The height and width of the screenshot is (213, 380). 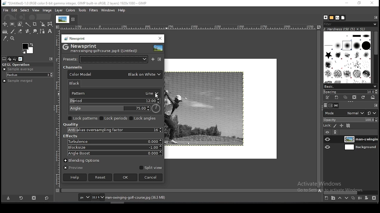 I want to click on GEGL operation, so click(x=17, y=64).